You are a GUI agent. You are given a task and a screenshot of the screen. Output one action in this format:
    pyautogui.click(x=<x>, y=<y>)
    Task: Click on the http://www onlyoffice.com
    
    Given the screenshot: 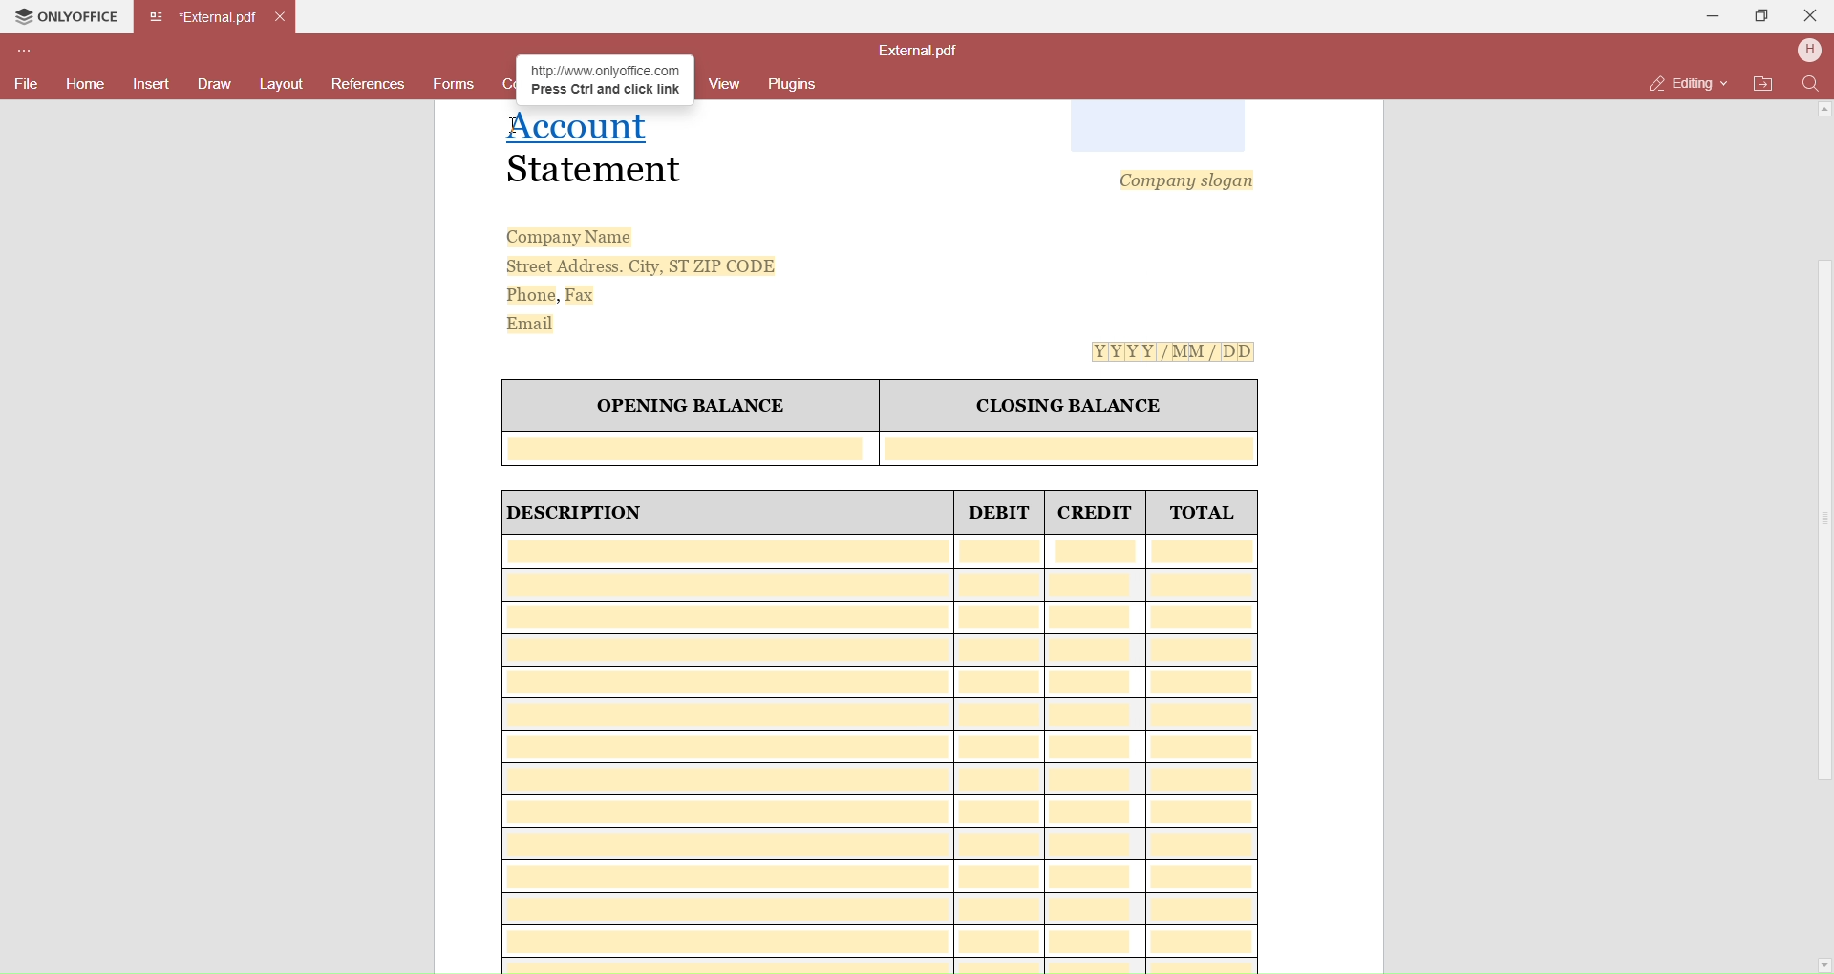 What is the action you would take?
    pyautogui.click(x=608, y=71)
    